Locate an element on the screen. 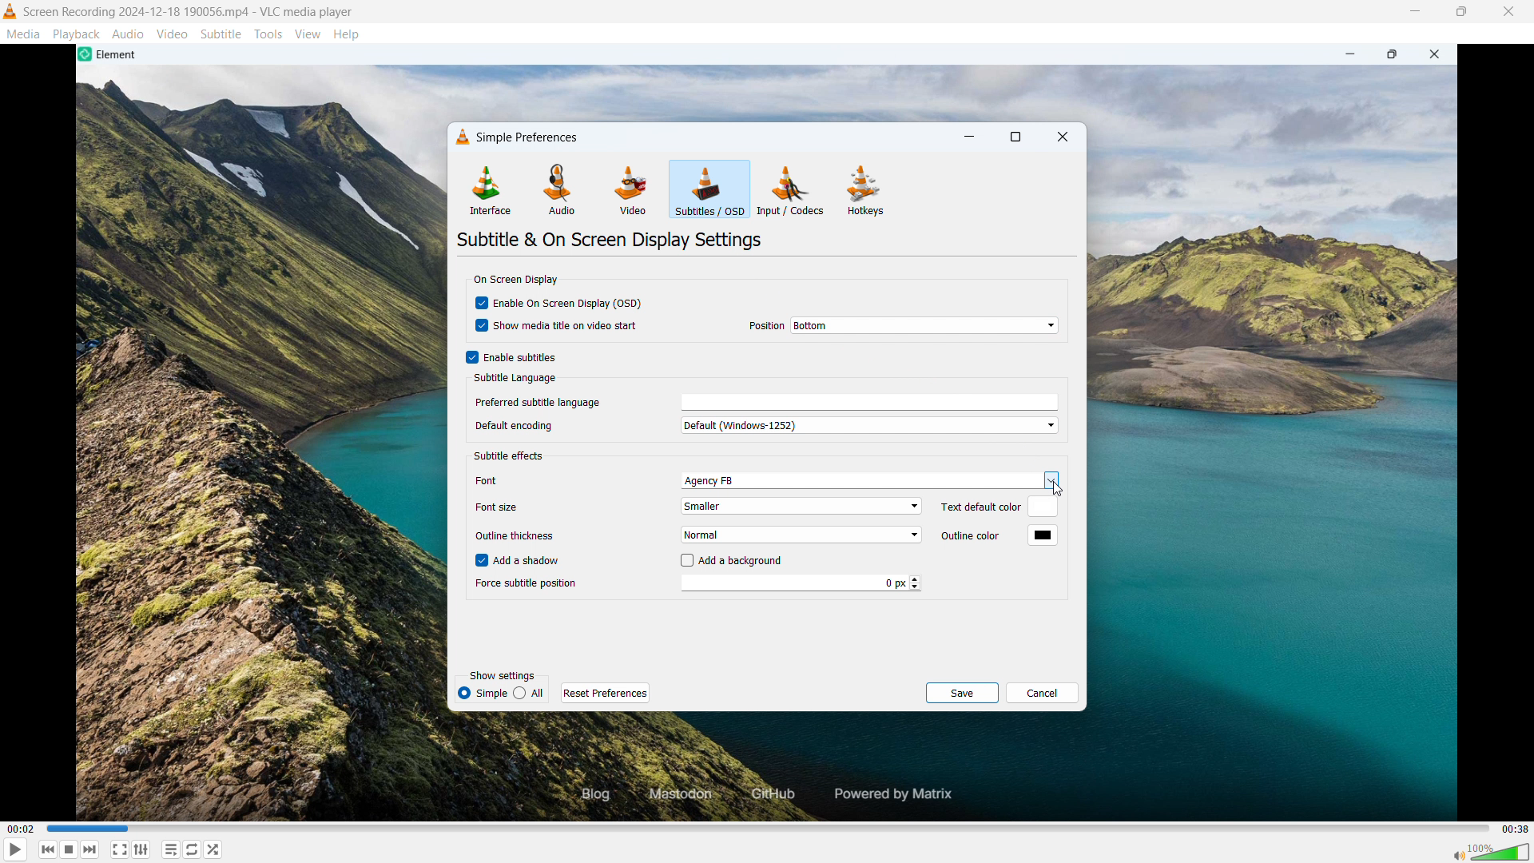 The height and width of the screenshot is (863, 1534). enter prefrred subtitle language is located at coordinates (870, 403).